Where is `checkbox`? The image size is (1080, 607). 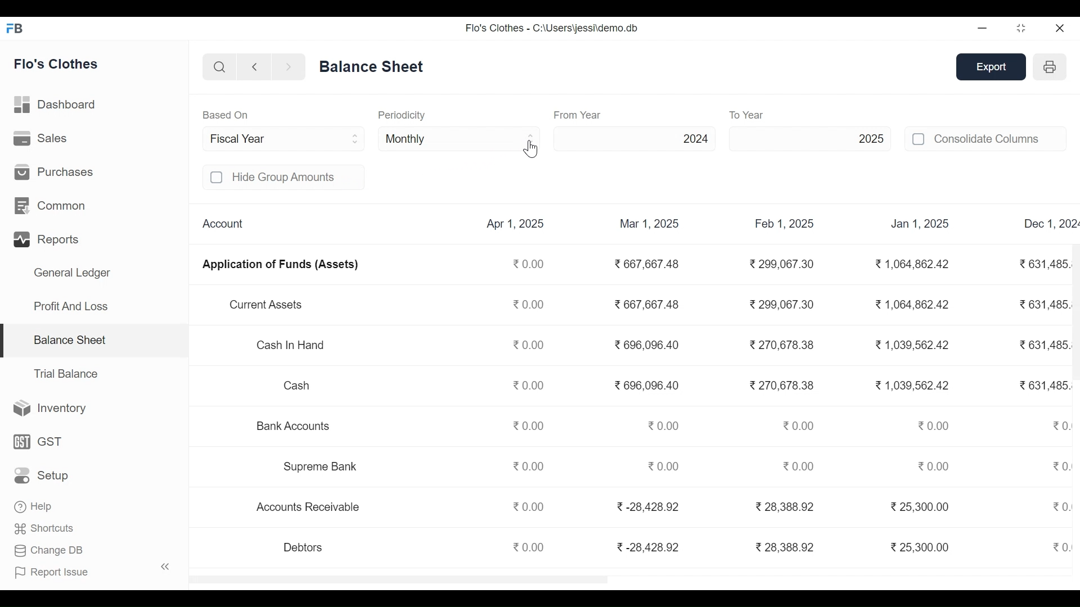
checkbox is located at coordinates (217, 178).